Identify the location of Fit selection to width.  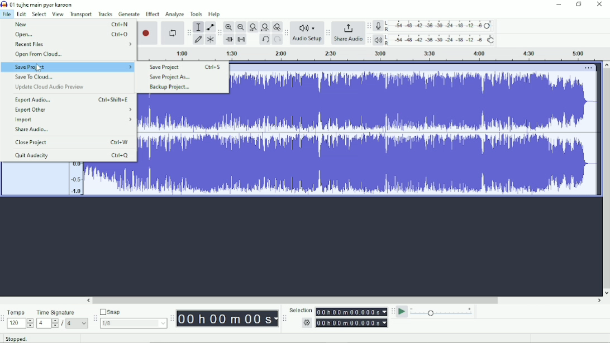
(253, 26).